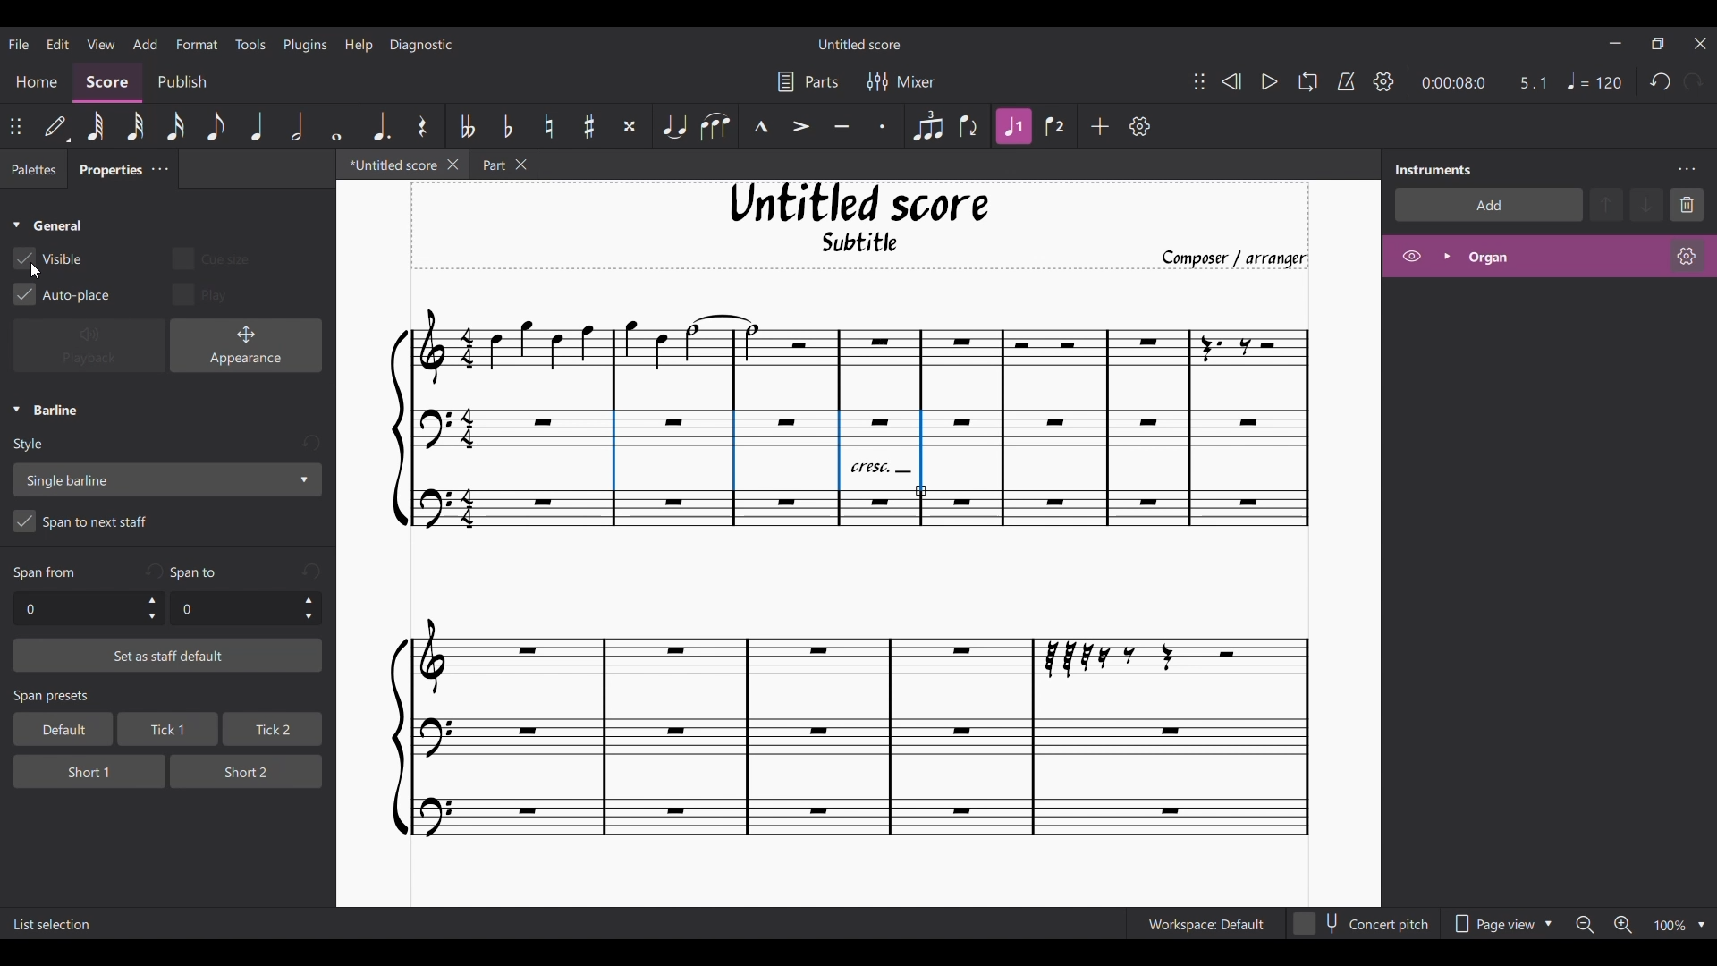 The width and height of the screenshot is (1717, 966). I want to click on Page view options, so click(1499, 924).